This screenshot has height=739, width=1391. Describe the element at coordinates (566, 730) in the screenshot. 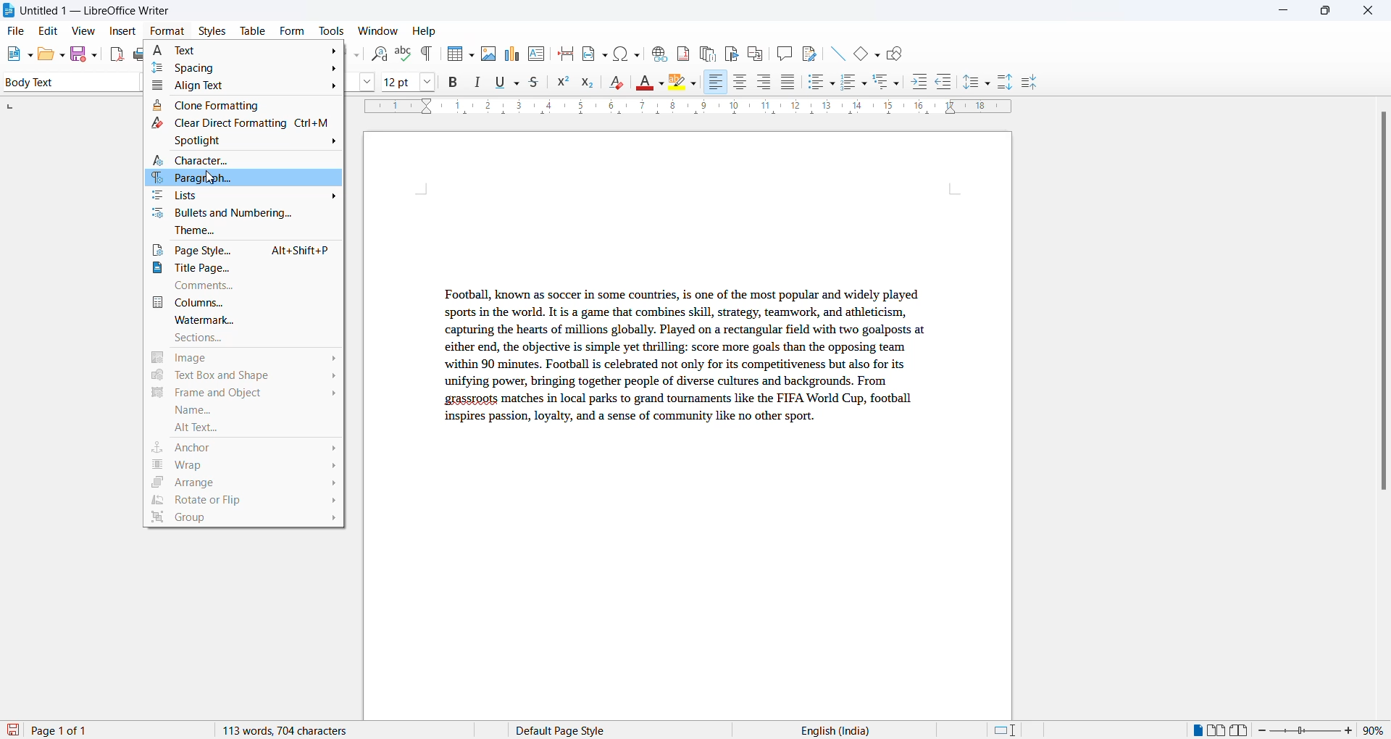

I see `page style` at that location.